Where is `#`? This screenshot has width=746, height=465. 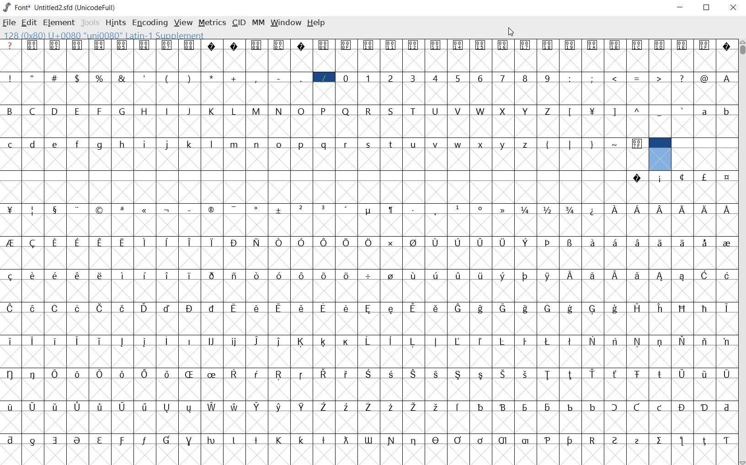 # is located at coordinates (56, 78).